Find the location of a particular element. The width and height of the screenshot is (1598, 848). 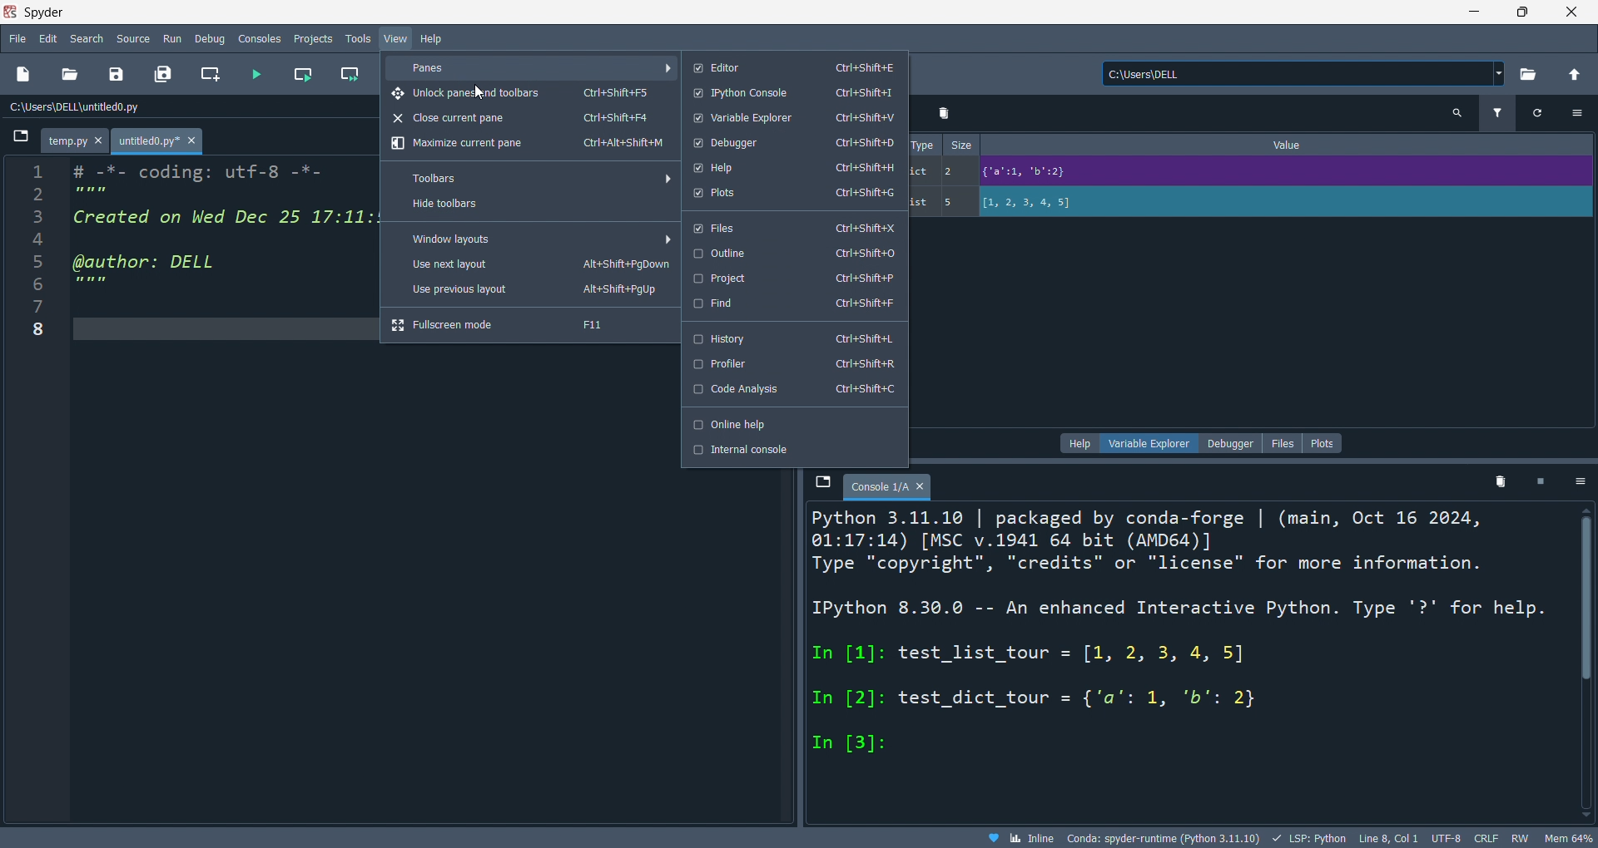

scroll bar is located at coordinates (1584, 660).